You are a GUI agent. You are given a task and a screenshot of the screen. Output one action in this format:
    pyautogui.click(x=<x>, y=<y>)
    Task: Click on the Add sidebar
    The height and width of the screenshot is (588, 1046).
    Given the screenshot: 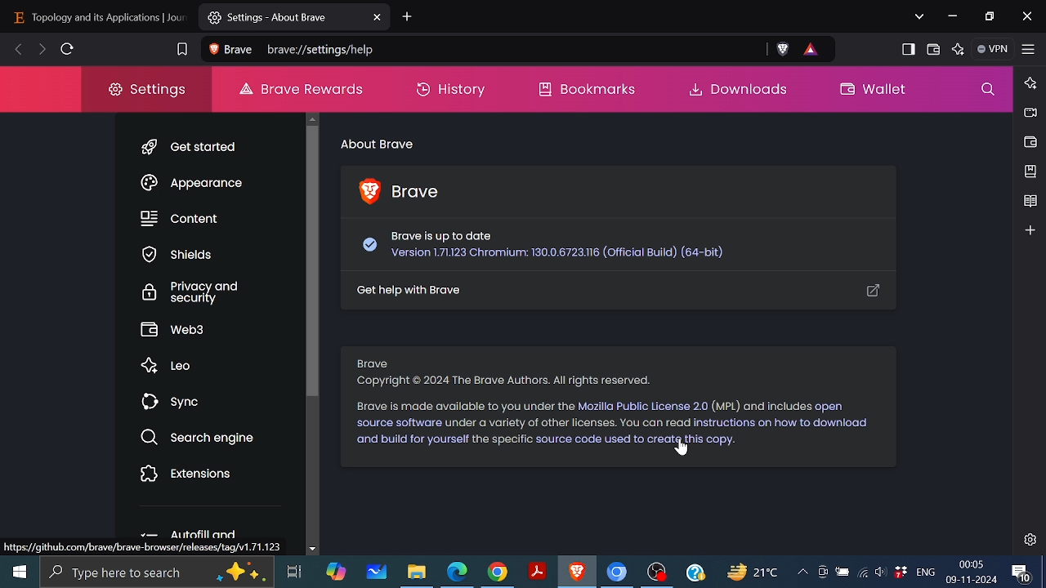 What is the action you would take?
    pyautogui.click(x=1030, y=229)
    